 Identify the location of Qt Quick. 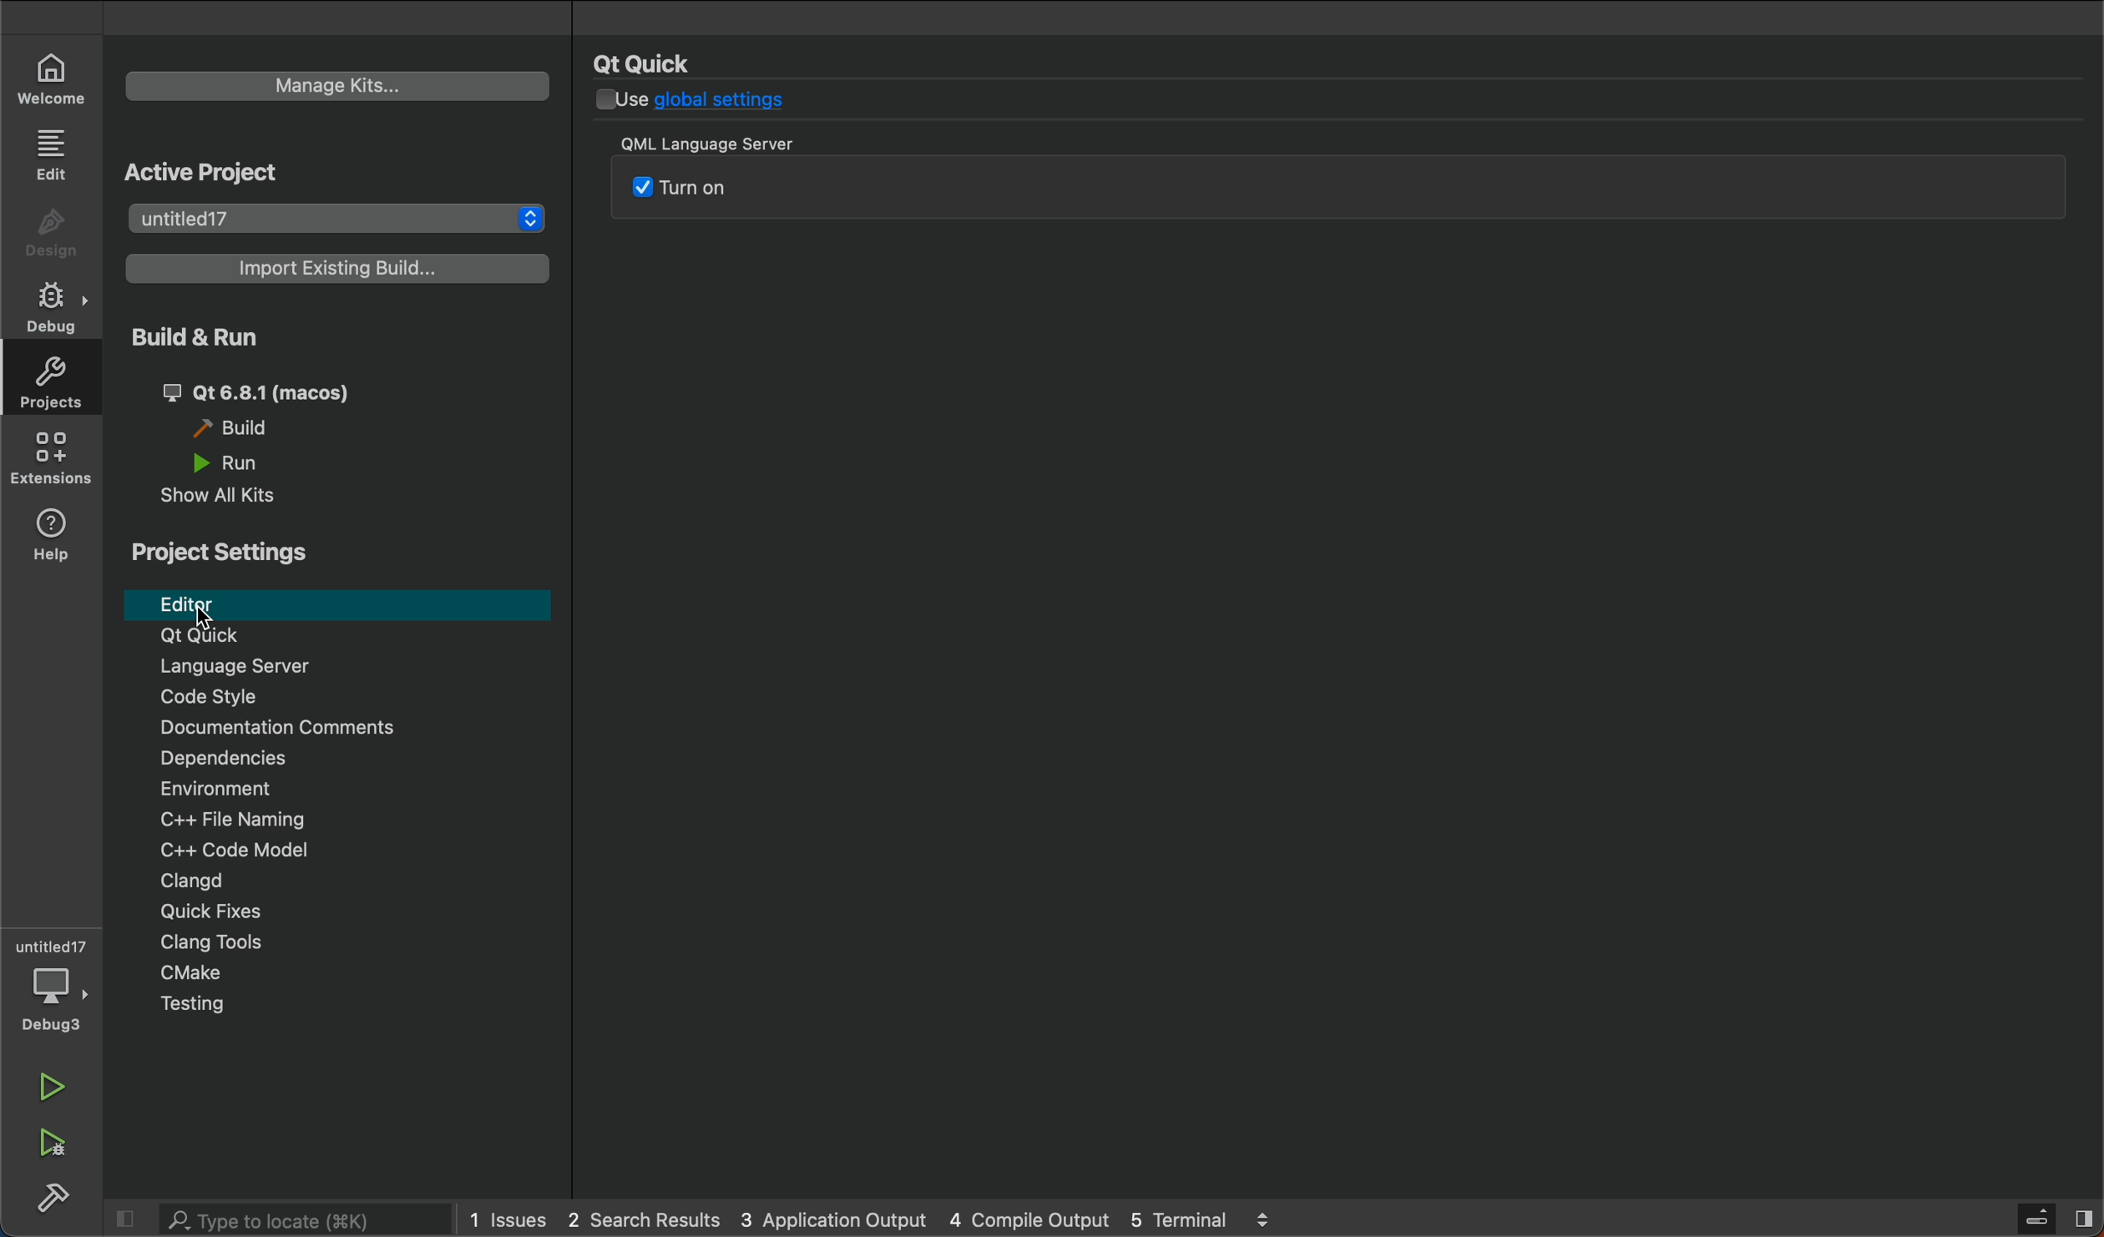
(660, 58).